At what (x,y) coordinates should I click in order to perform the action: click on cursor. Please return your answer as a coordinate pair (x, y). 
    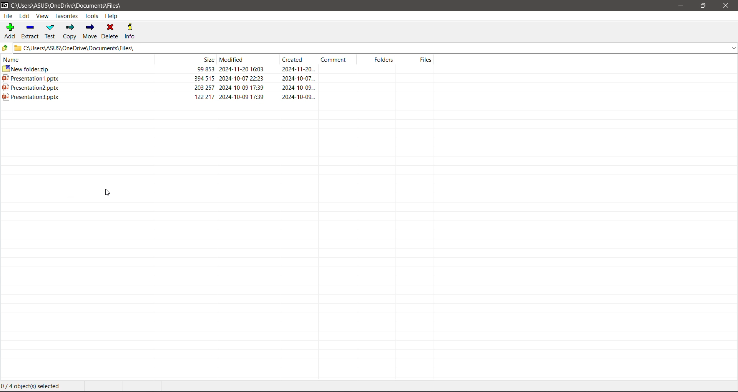
    Looking at the image, I should click on (107, 192).